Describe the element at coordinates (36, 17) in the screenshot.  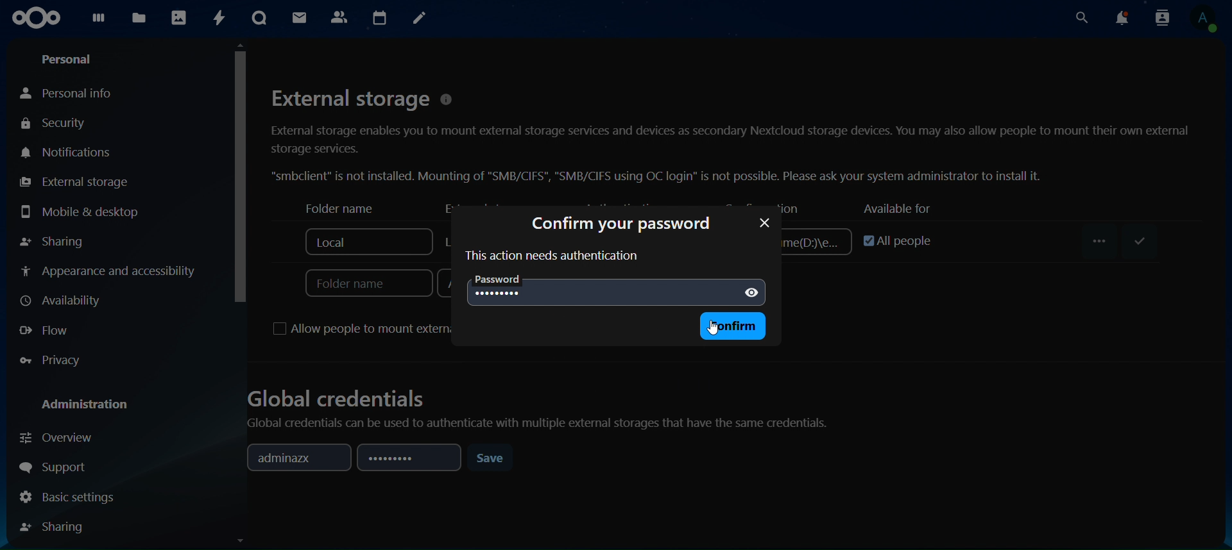
I see `icon` at that location.